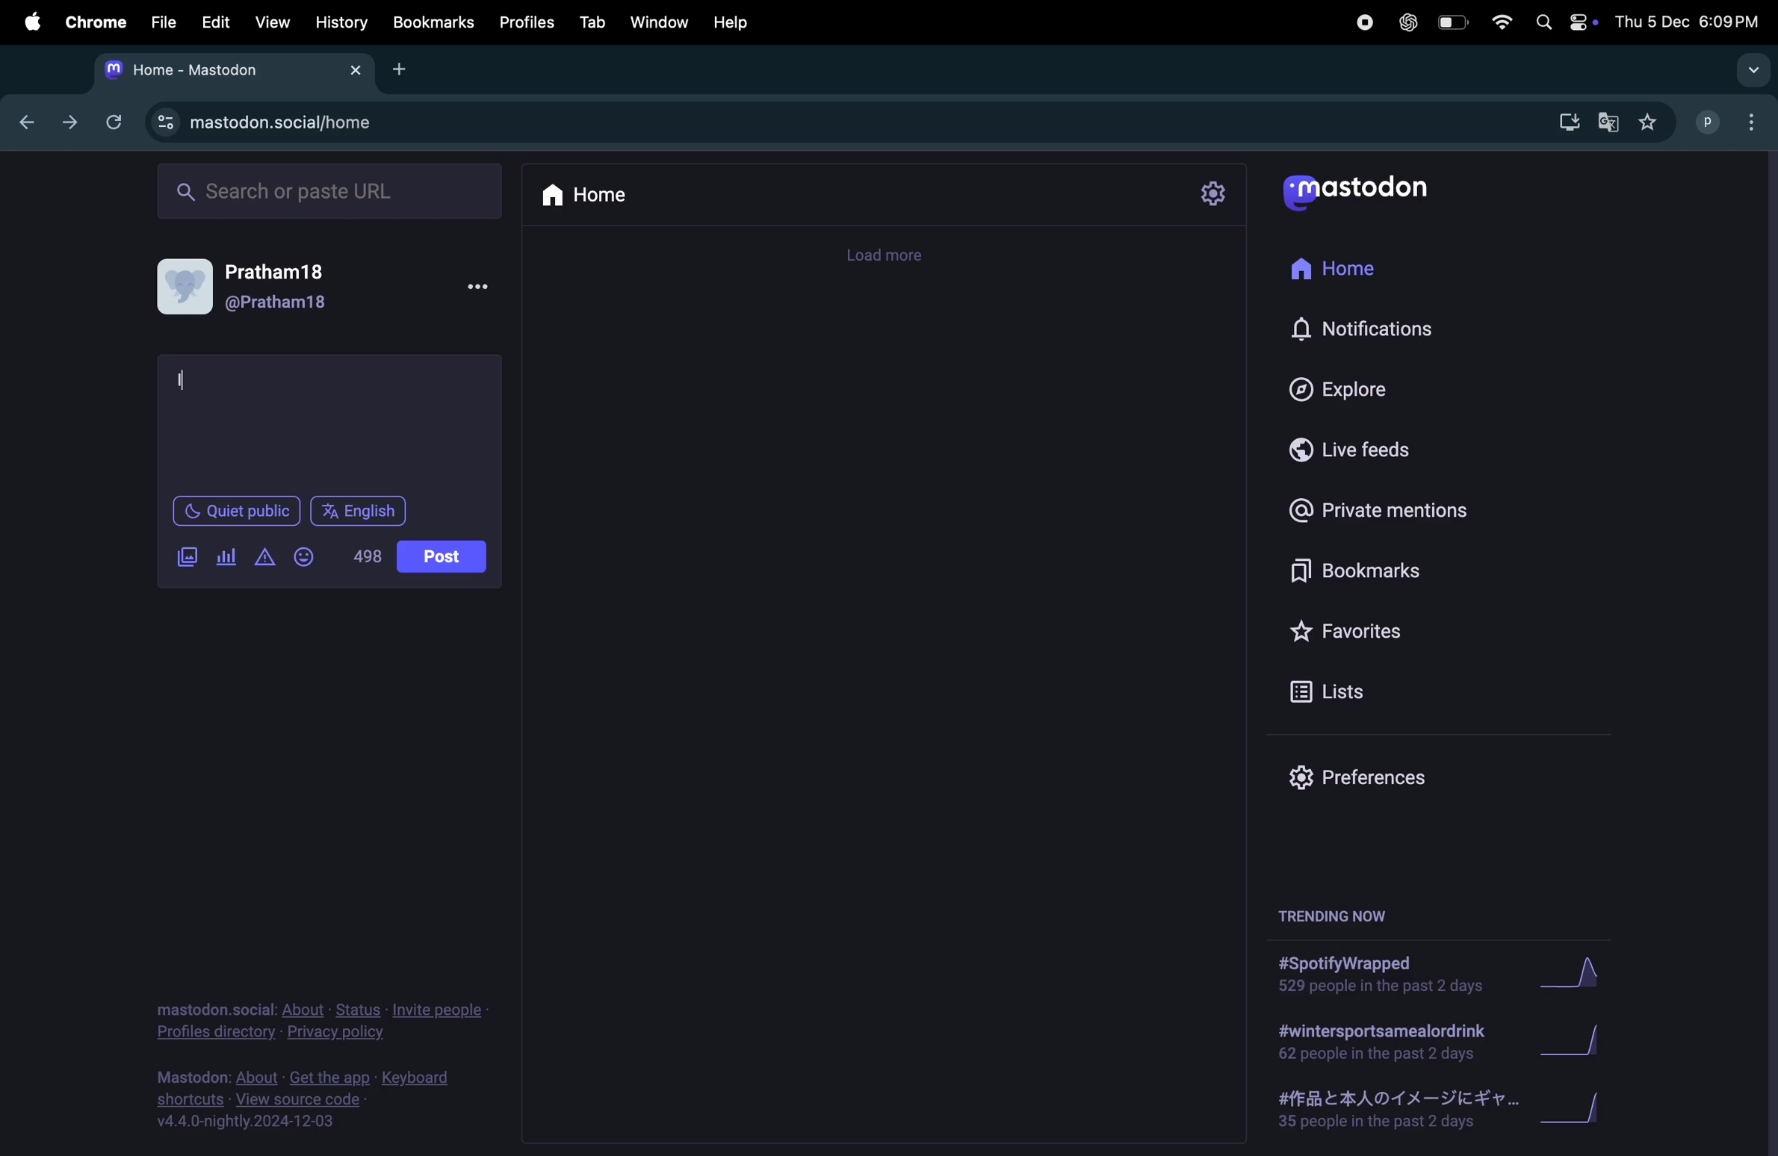 This screenshot has height=1156, width=1778. Describe the element at coordinates (1356, 448) in the screenshot. I see `Live feeds` at that location.